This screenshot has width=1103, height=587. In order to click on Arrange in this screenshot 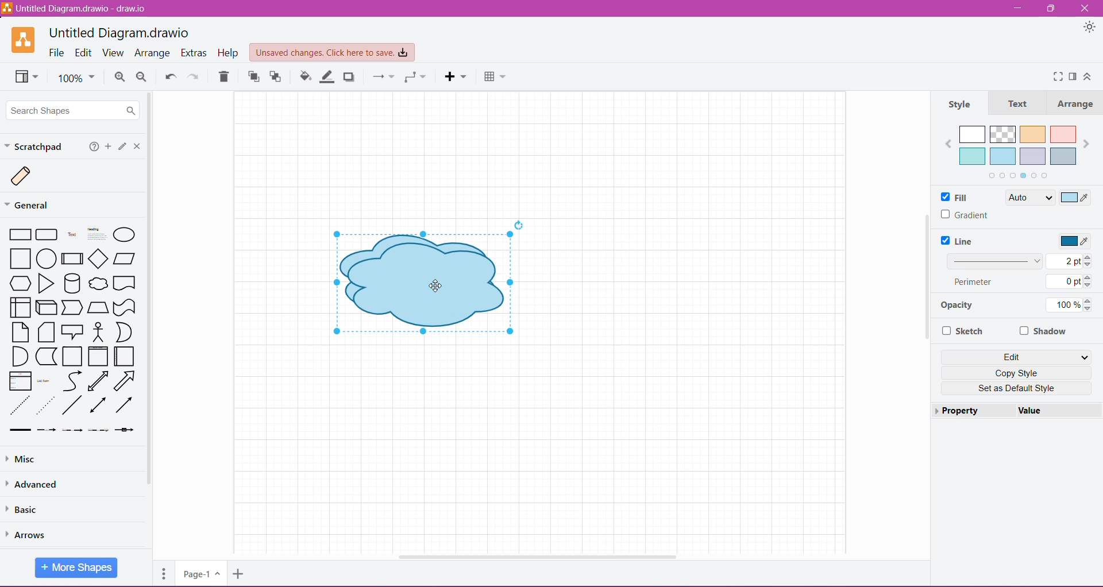, I will do `click(153, 53)`.